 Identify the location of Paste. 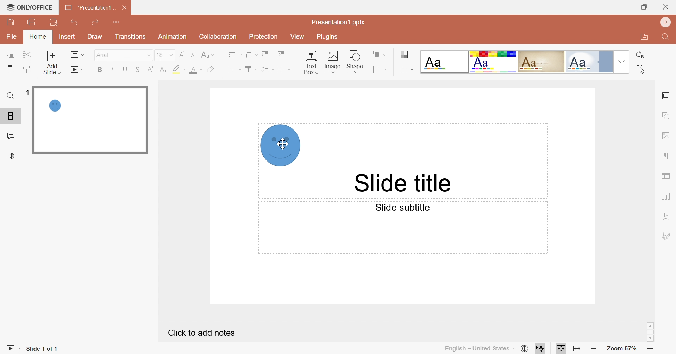
(10, 69).